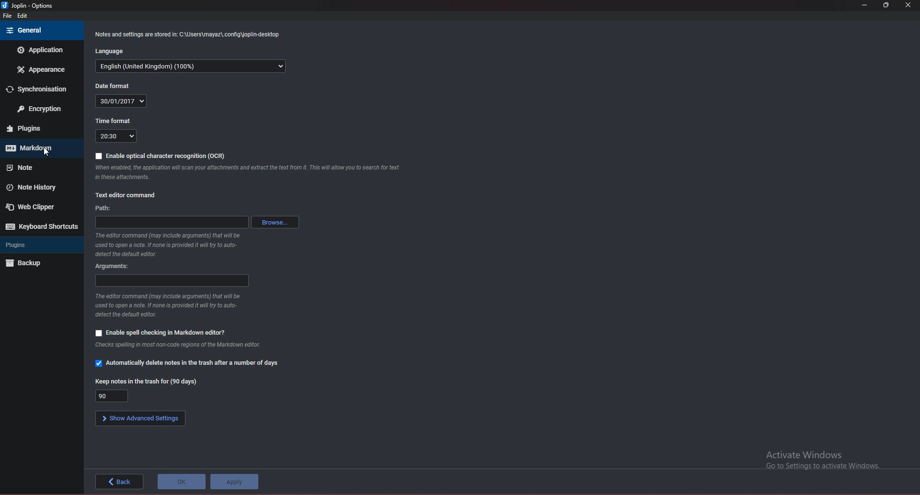  What do you see at coordinates (110, 51) in the screenshot?
I see `language` at bounding box center [110, 51].